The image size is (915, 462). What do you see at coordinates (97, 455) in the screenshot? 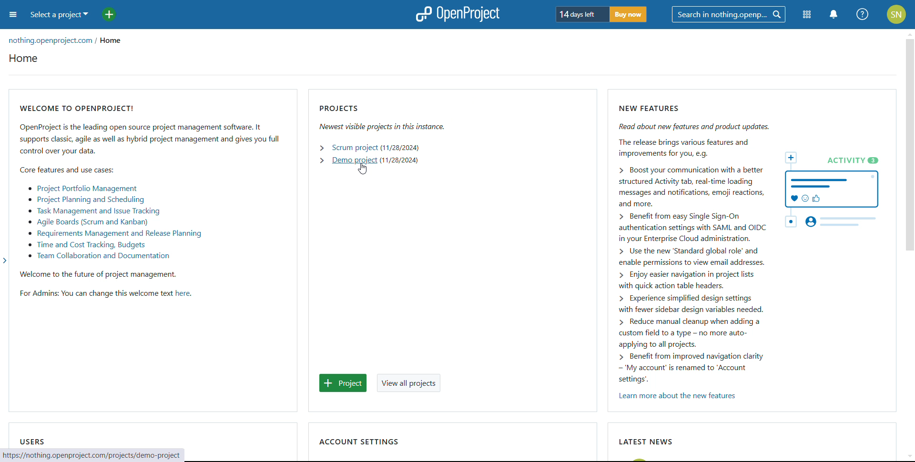
I see `web address` at bounding box center [97, 455].